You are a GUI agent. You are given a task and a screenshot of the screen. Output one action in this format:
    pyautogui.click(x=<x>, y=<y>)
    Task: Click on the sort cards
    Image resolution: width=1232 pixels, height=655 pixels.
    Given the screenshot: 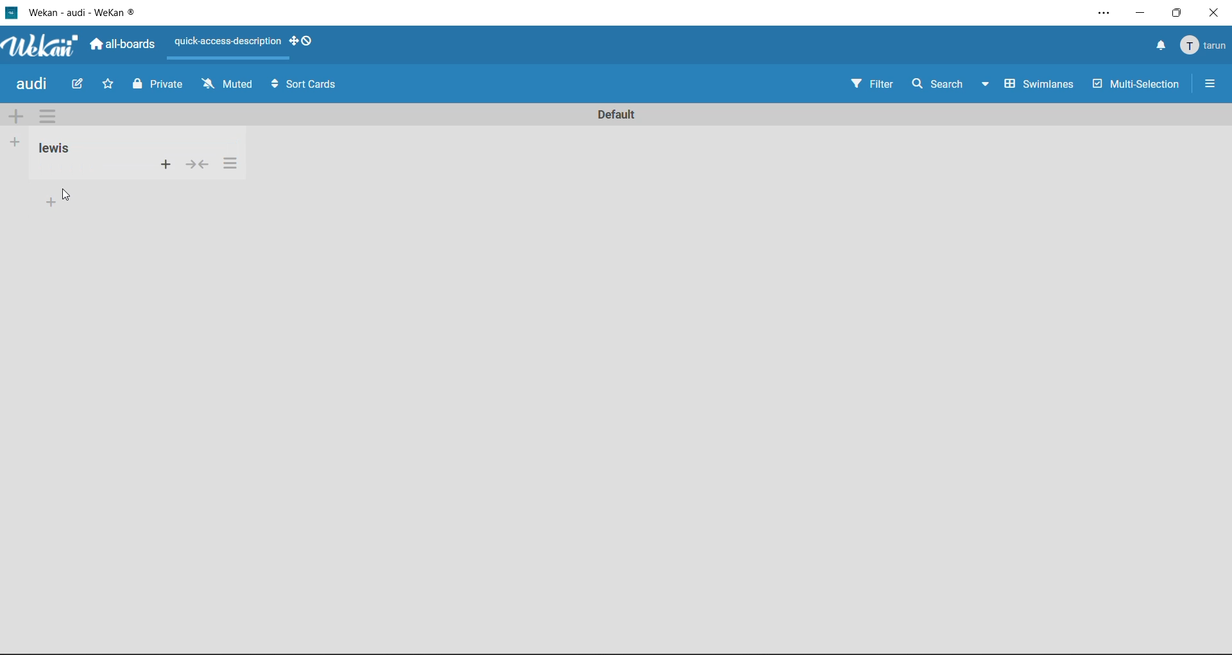 What is the action you would take?
    pyautogui.click(x=314, y=87)
    